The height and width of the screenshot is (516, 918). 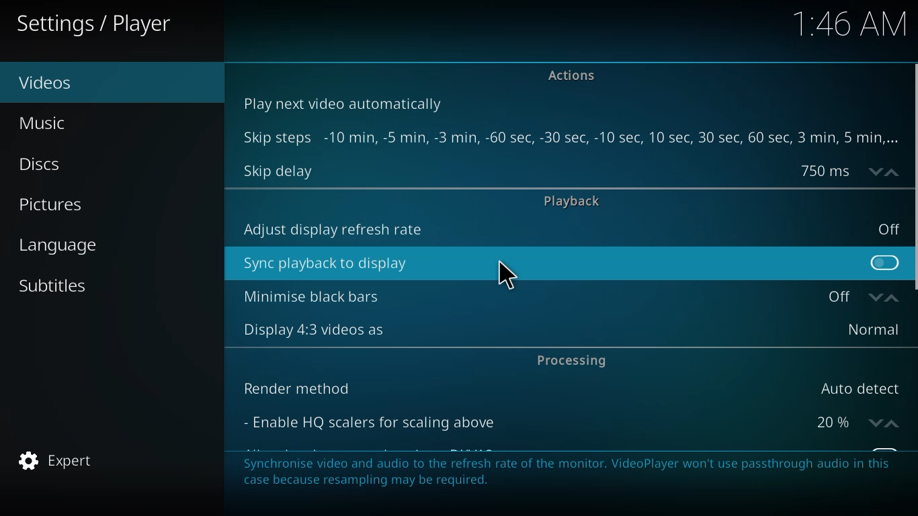 What do you see at coordinates (58, 459) in the screenshot?
I see `expert` at bounding box center [58, 459].